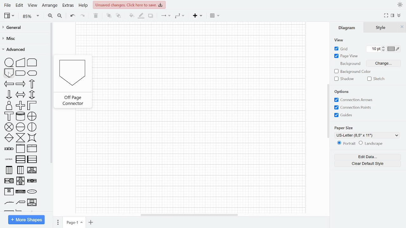  I want to click on orgchart, so click(21, 202).